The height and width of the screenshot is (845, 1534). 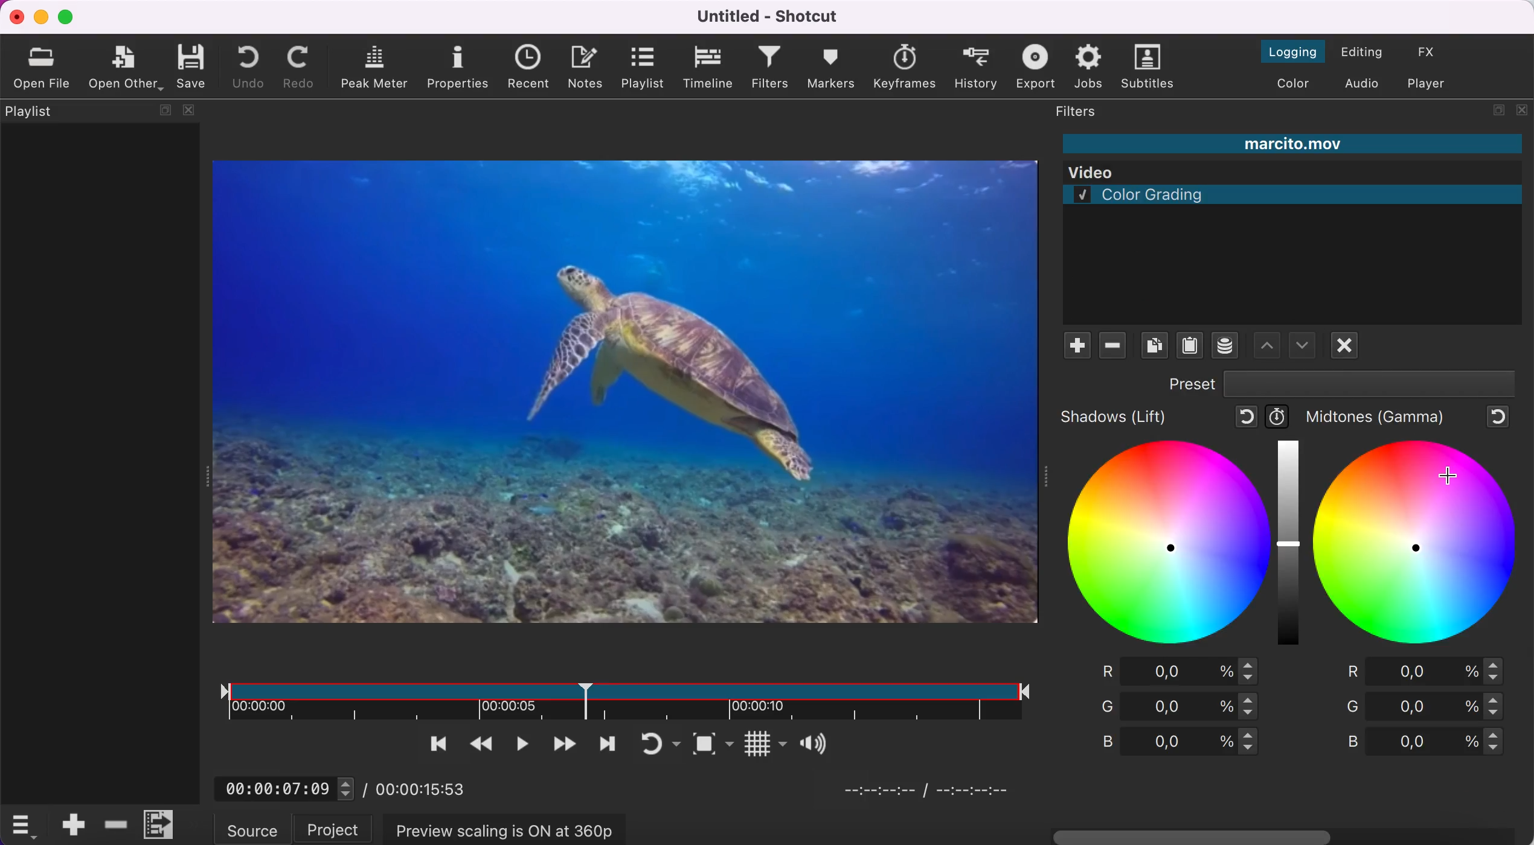 I want to click on recent, so click(x=527, y=68).